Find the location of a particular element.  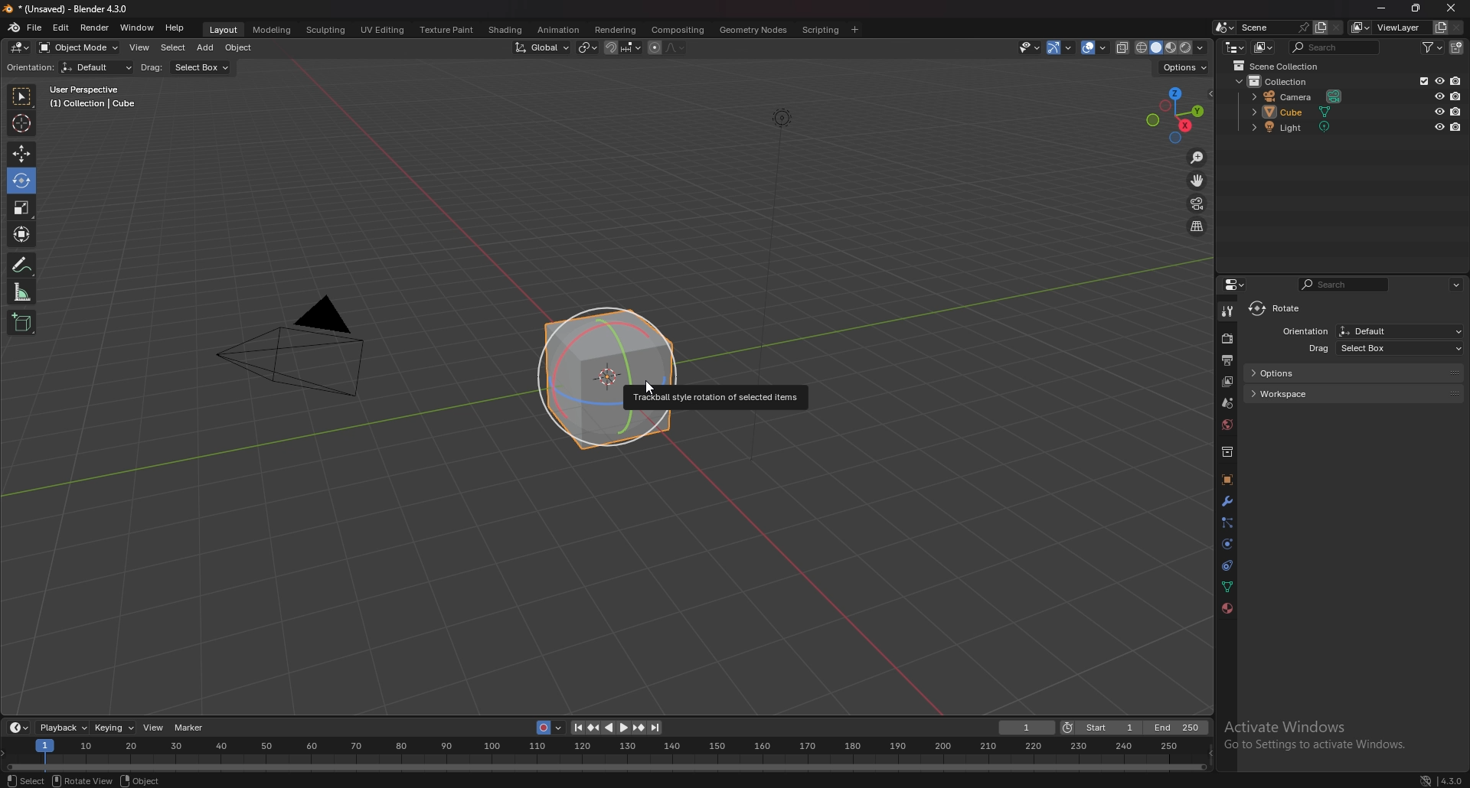

rotate view is located at coordinates (83, 780).